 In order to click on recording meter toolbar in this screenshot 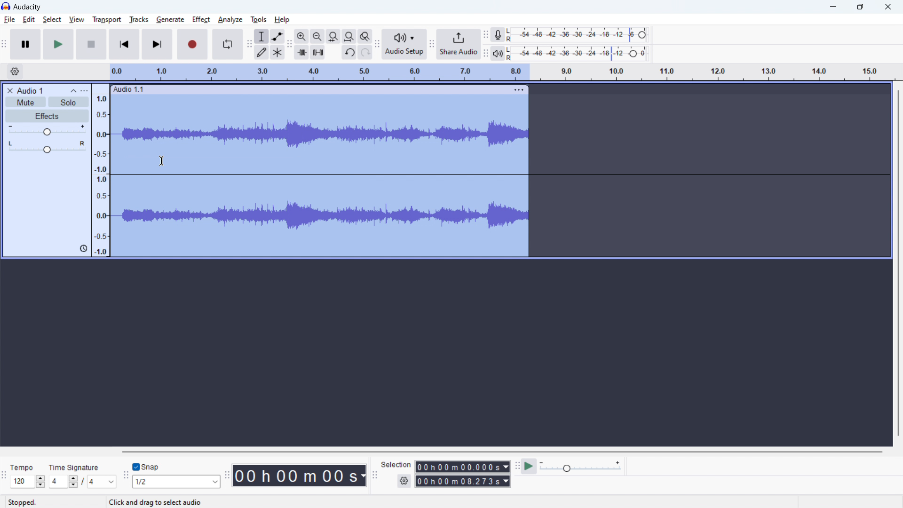, I will do `click(485, 35)`.